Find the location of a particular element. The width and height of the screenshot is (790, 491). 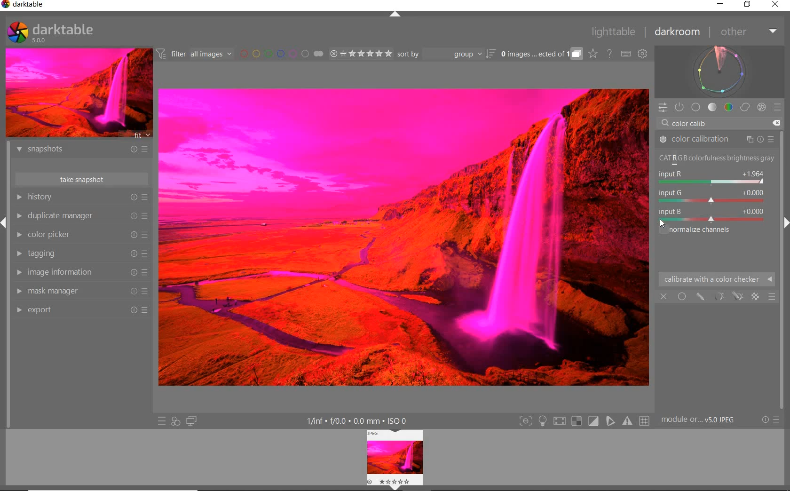

snapshots is located at coordinates (84, 150).